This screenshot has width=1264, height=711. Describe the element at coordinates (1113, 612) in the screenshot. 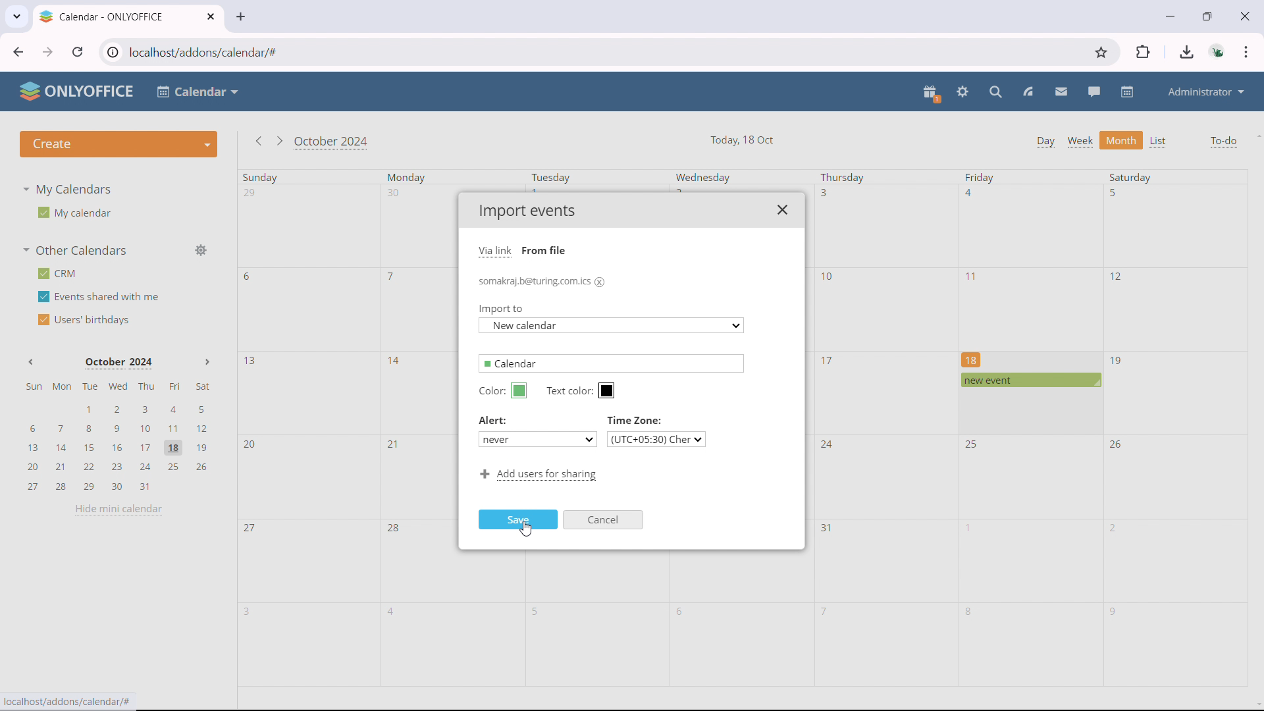

I see `9` at that location.